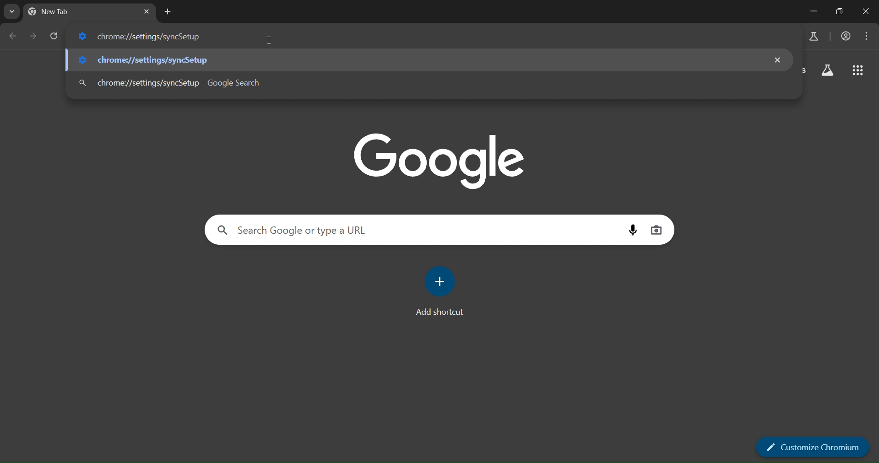  Describe the element at coordinates (72, 11) in the screenshot. I see `current tab` at that location.